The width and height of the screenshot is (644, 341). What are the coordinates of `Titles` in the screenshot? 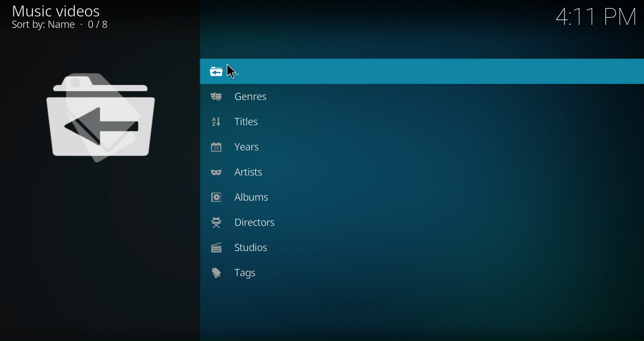 It's located at (256, 119).